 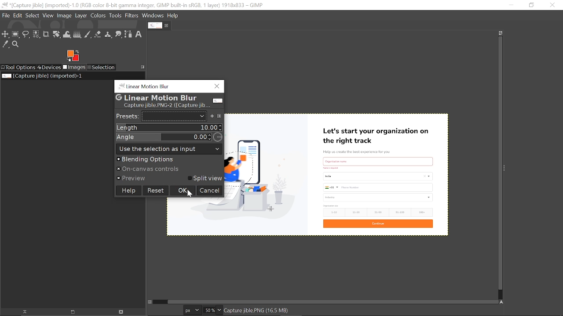 I want to click on Close tab, so click(x=168, y=25).